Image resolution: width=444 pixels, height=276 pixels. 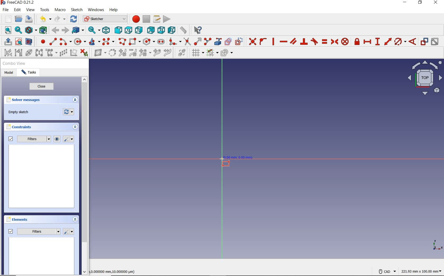 What do you see at coordinates (7, 30) in the screenshot?
I see `fit all` at bounding box center [7, 30].